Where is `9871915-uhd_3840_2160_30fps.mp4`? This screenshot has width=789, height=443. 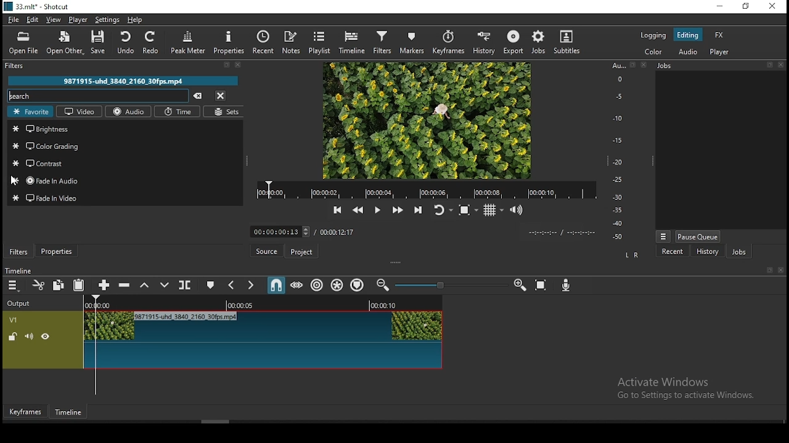 9871915-uhd_3840_2160_30fps.mp4 is located at coordinates (120, 81).